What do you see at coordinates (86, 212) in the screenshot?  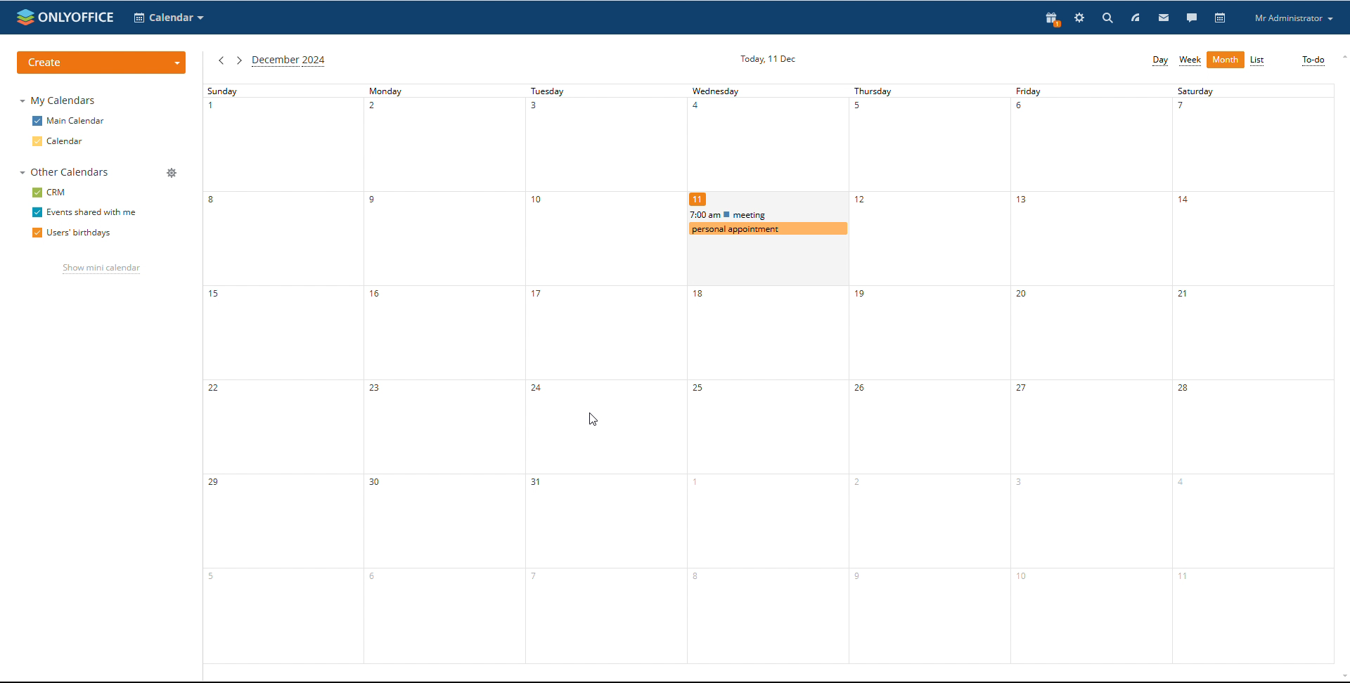 I see `events shared with me` at bounding box center [86, 212].